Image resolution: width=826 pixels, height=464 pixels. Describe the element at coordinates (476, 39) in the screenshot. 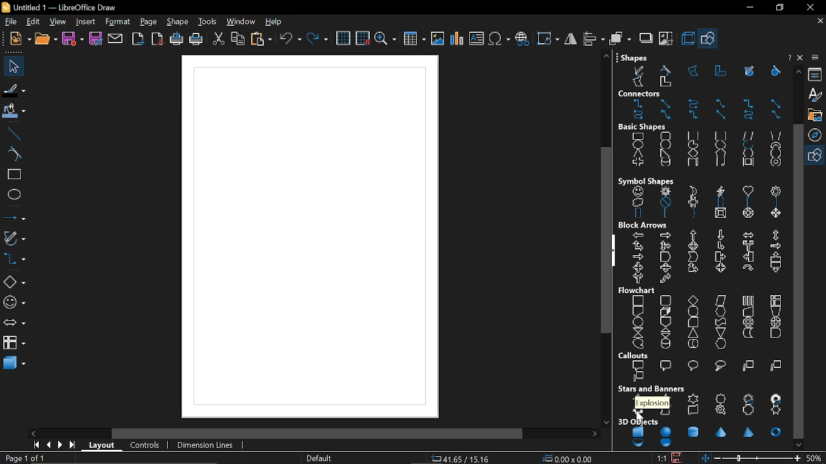

I see `Insert text` at that location.